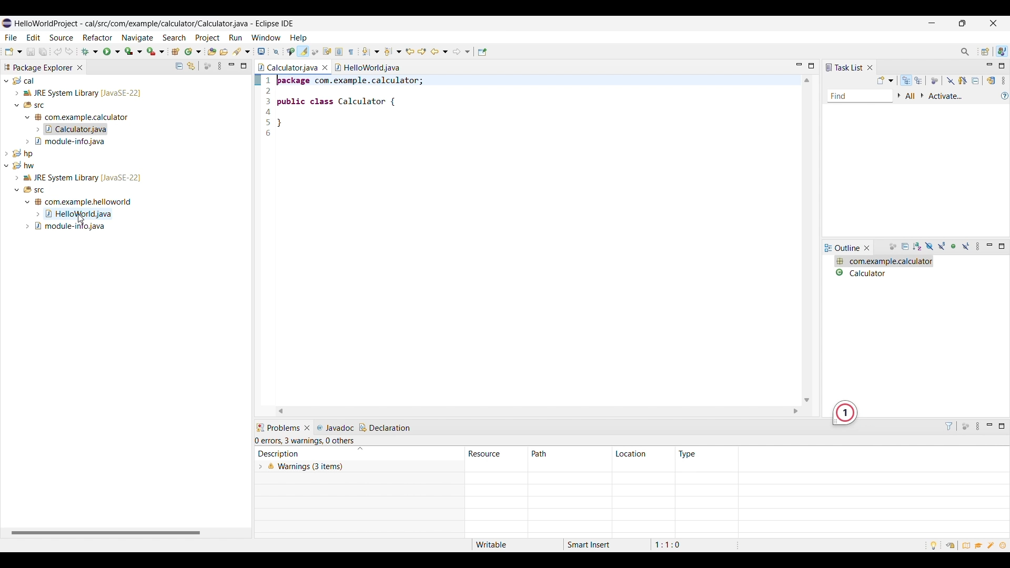 The image size is (1010, 568). I want to click on Undo, so click(69, 52).